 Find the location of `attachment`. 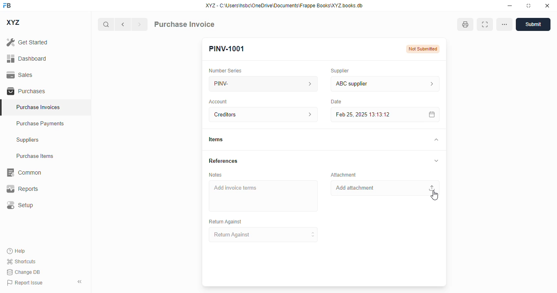

attachment is located at coordinates (343, 175).